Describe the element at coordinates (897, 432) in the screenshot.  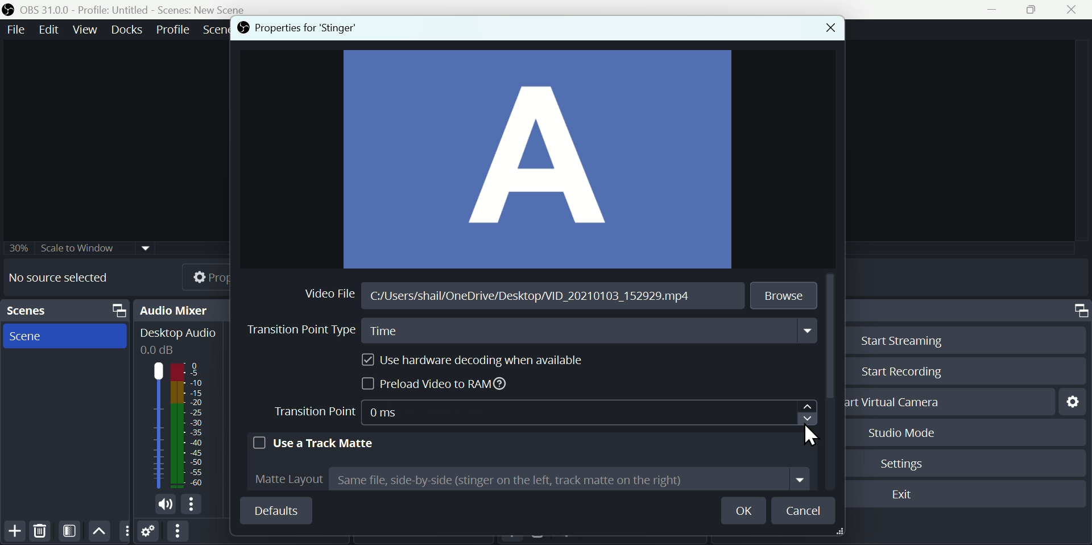
I see `Studio mode` at that location.